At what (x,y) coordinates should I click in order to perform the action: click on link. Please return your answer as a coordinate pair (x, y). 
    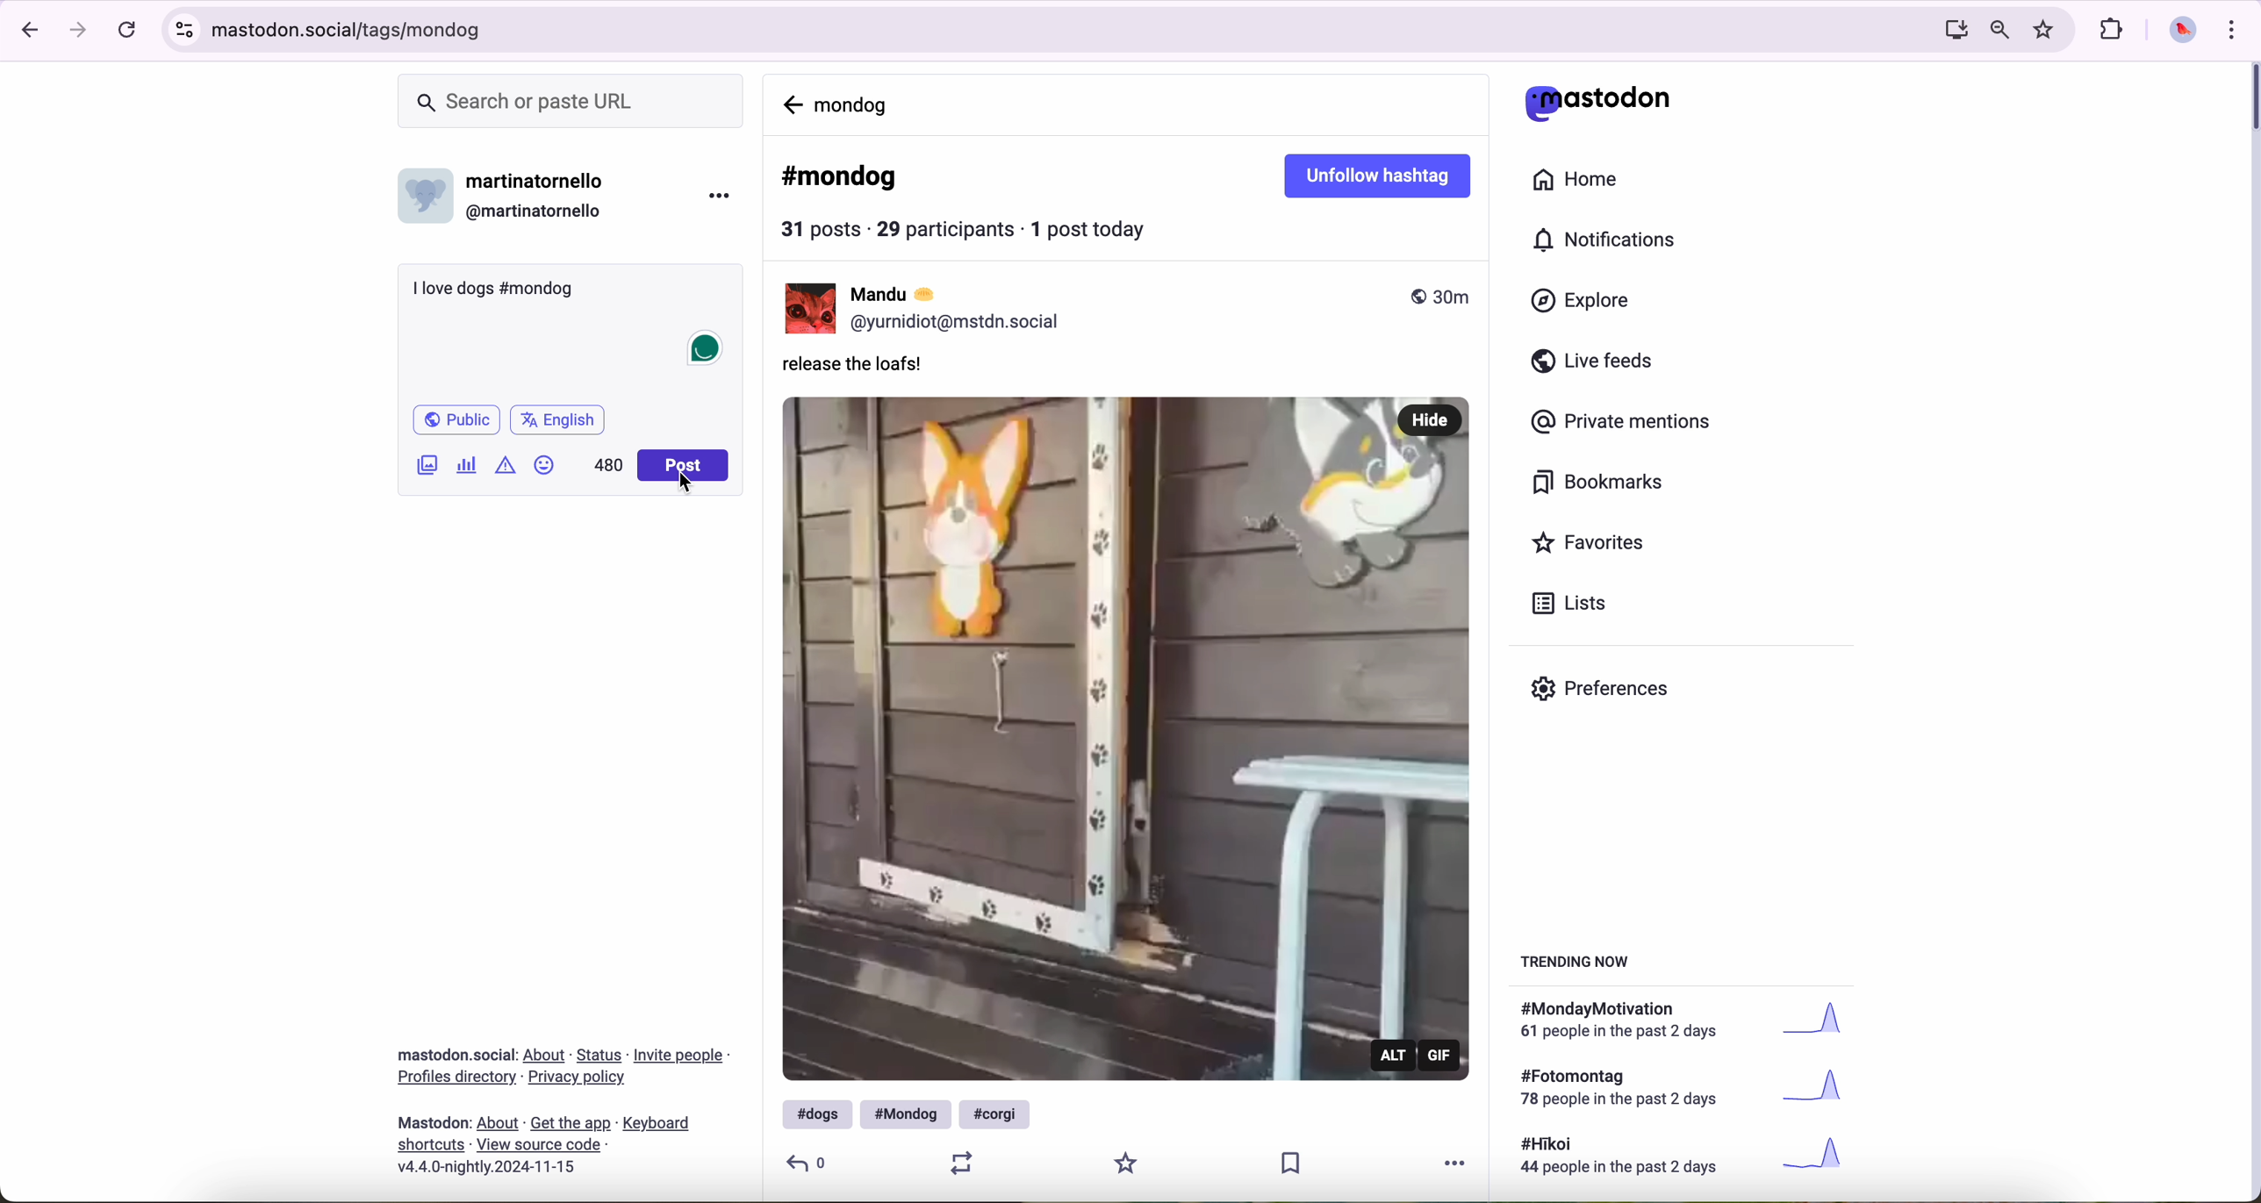
    Looking at the image, I should click on (578, 1077).